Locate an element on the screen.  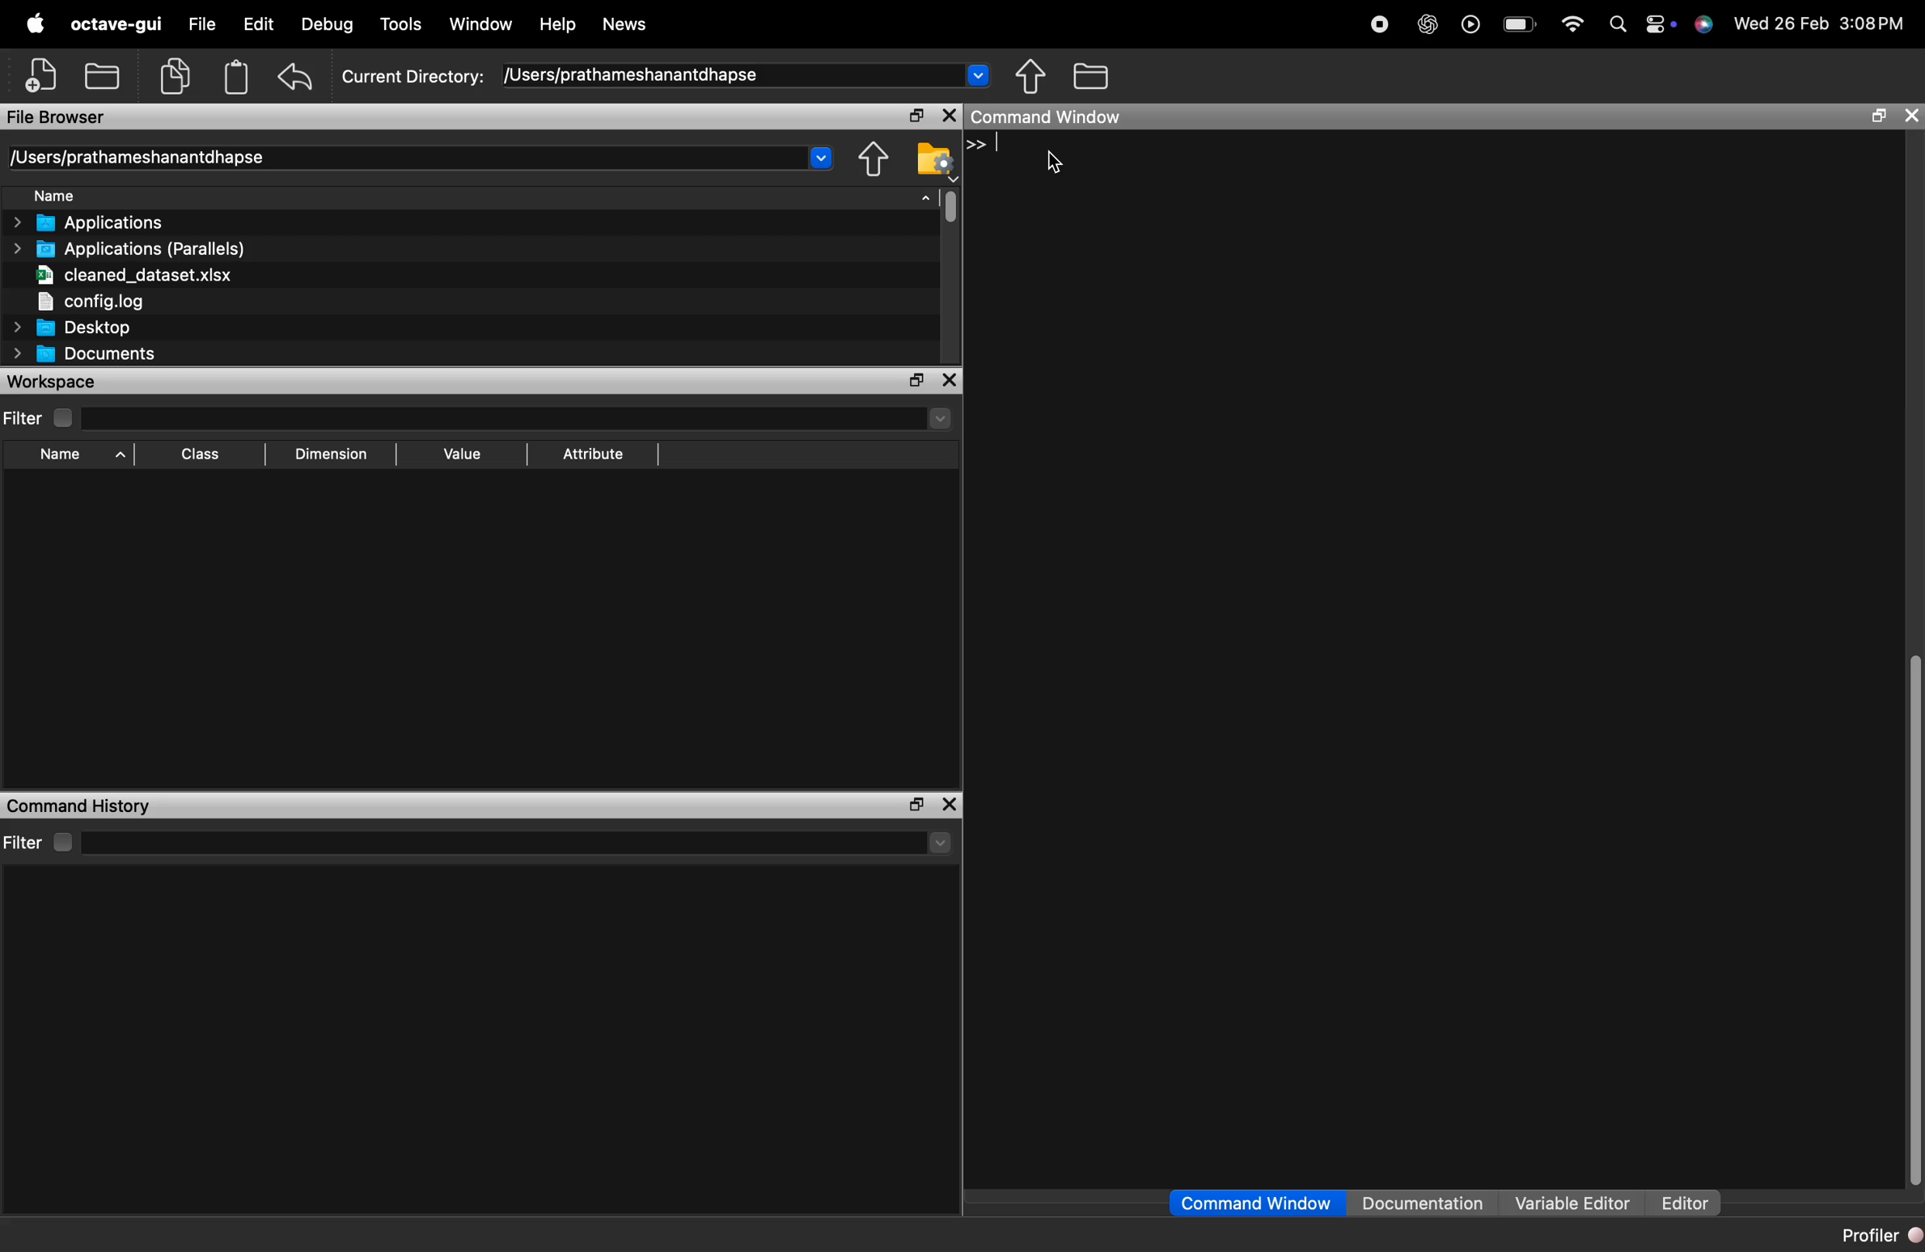
cleaned_dataset.xlsx is located at coordinates (137, 276).